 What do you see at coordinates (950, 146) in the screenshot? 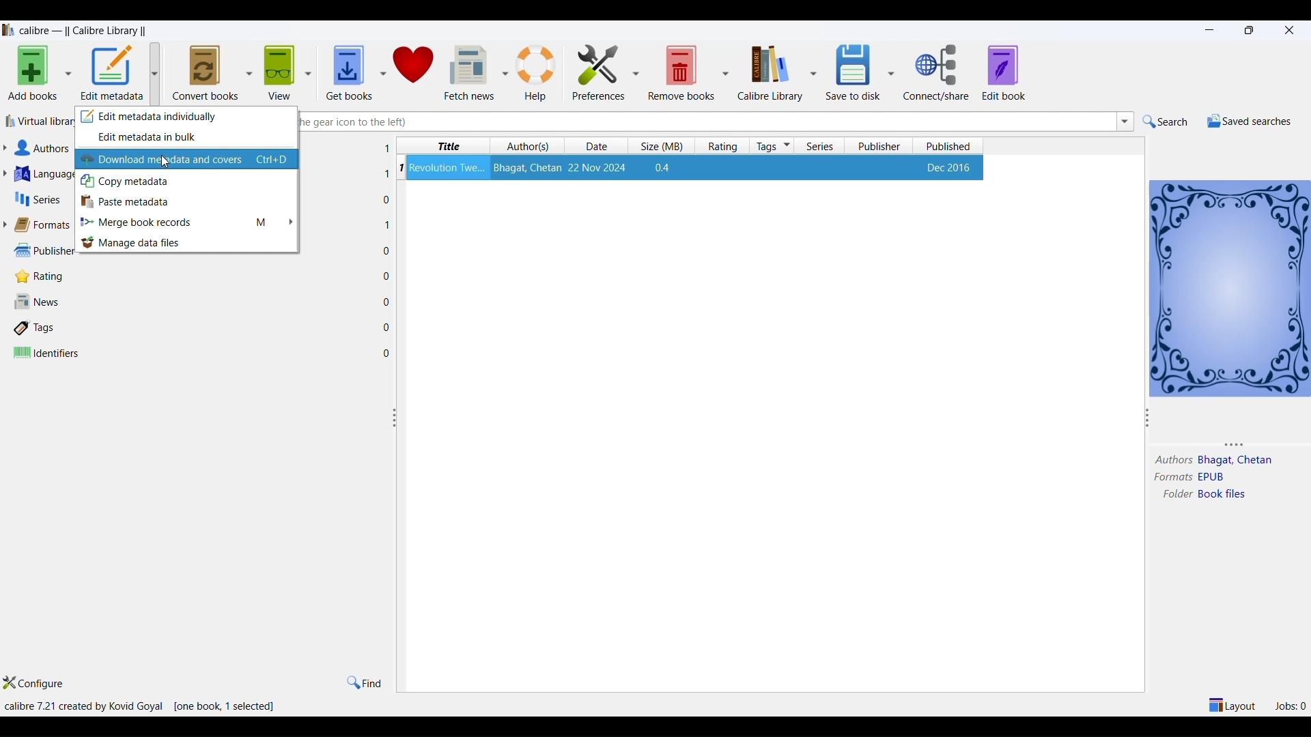
I see `published` at bounding box center [950, 146].